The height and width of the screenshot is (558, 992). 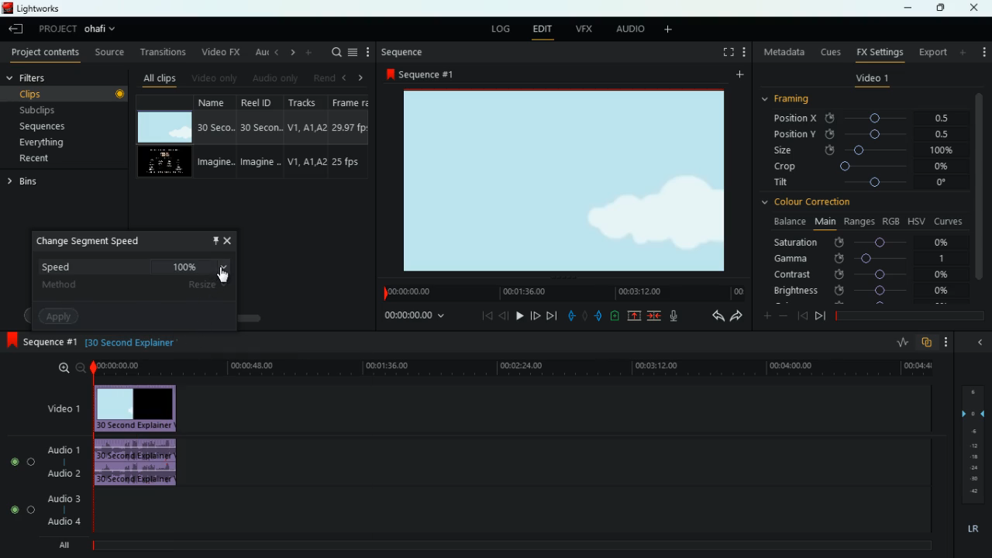 I want to click on search, so click(x=333, y=53).